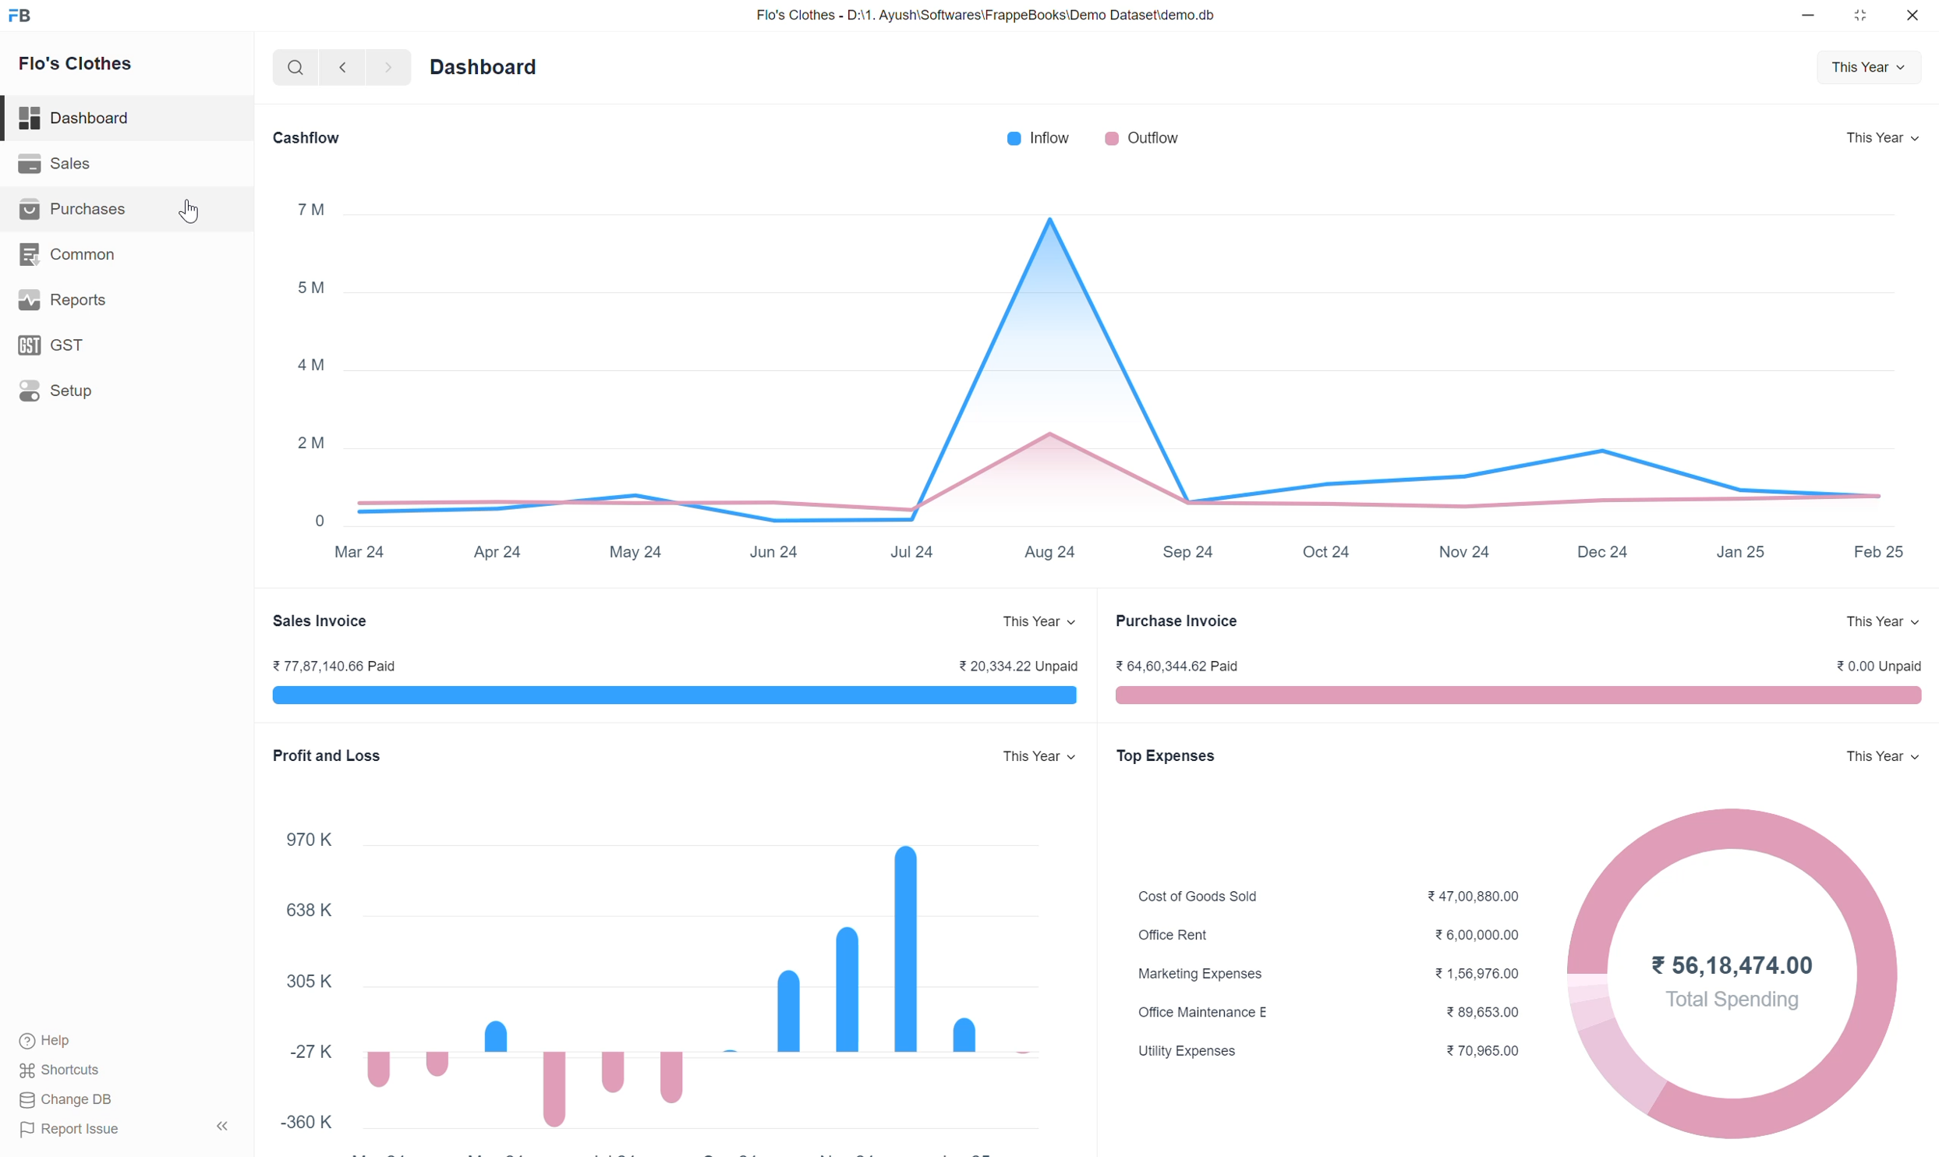 The height and width of the screenshot is (1157, 1939). Describe the element at coordinates (1039, 621) in the screenshot. I see `This year` at that location.